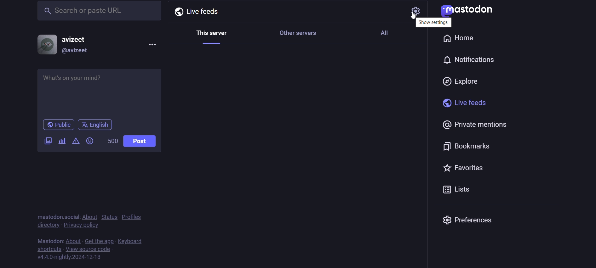 This screenshot has height=268, width=596. I want to click on public, so click(57, 125).